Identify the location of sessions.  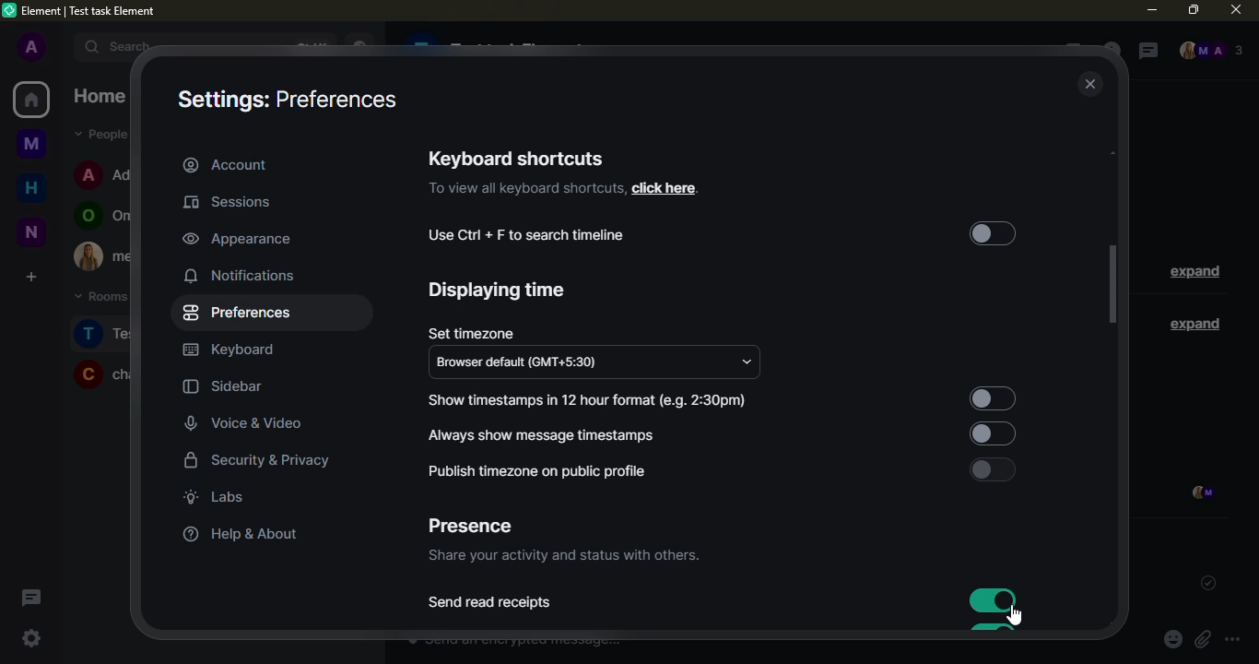
(233, 203).